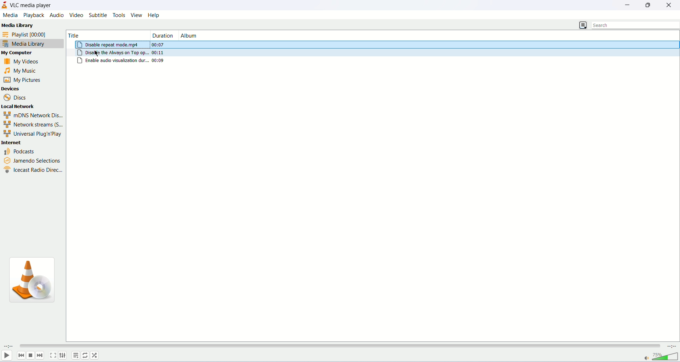 The width and height of the screenshot is (680, 362). Describe the element at coordinates (32, 44) in the screenshot. I see `media library` at that location.